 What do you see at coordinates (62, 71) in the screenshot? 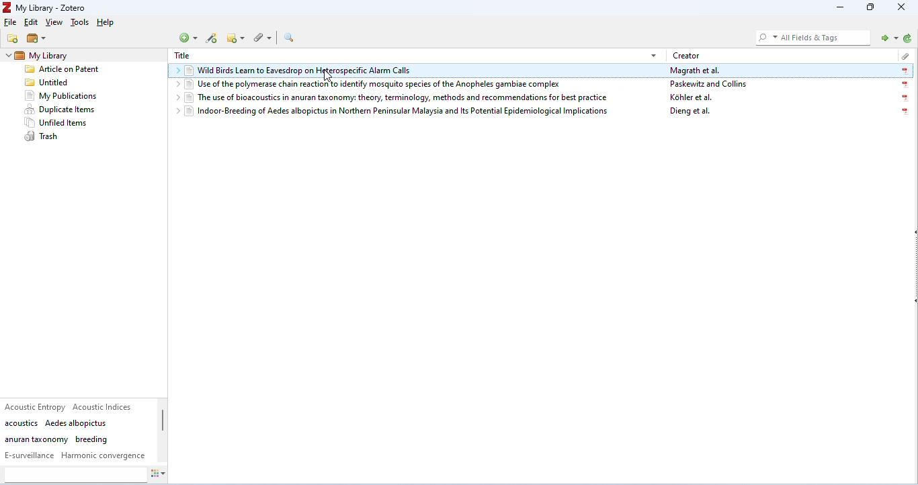
I see `article on patent` at bounding box center [62, 71].